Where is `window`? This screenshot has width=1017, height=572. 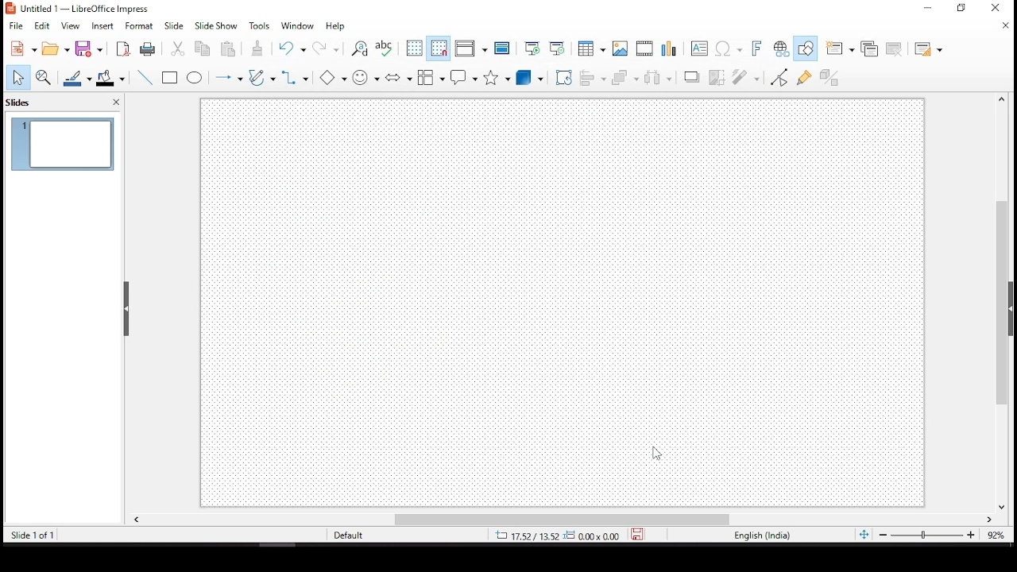
window is located at coordinates (295, 25).